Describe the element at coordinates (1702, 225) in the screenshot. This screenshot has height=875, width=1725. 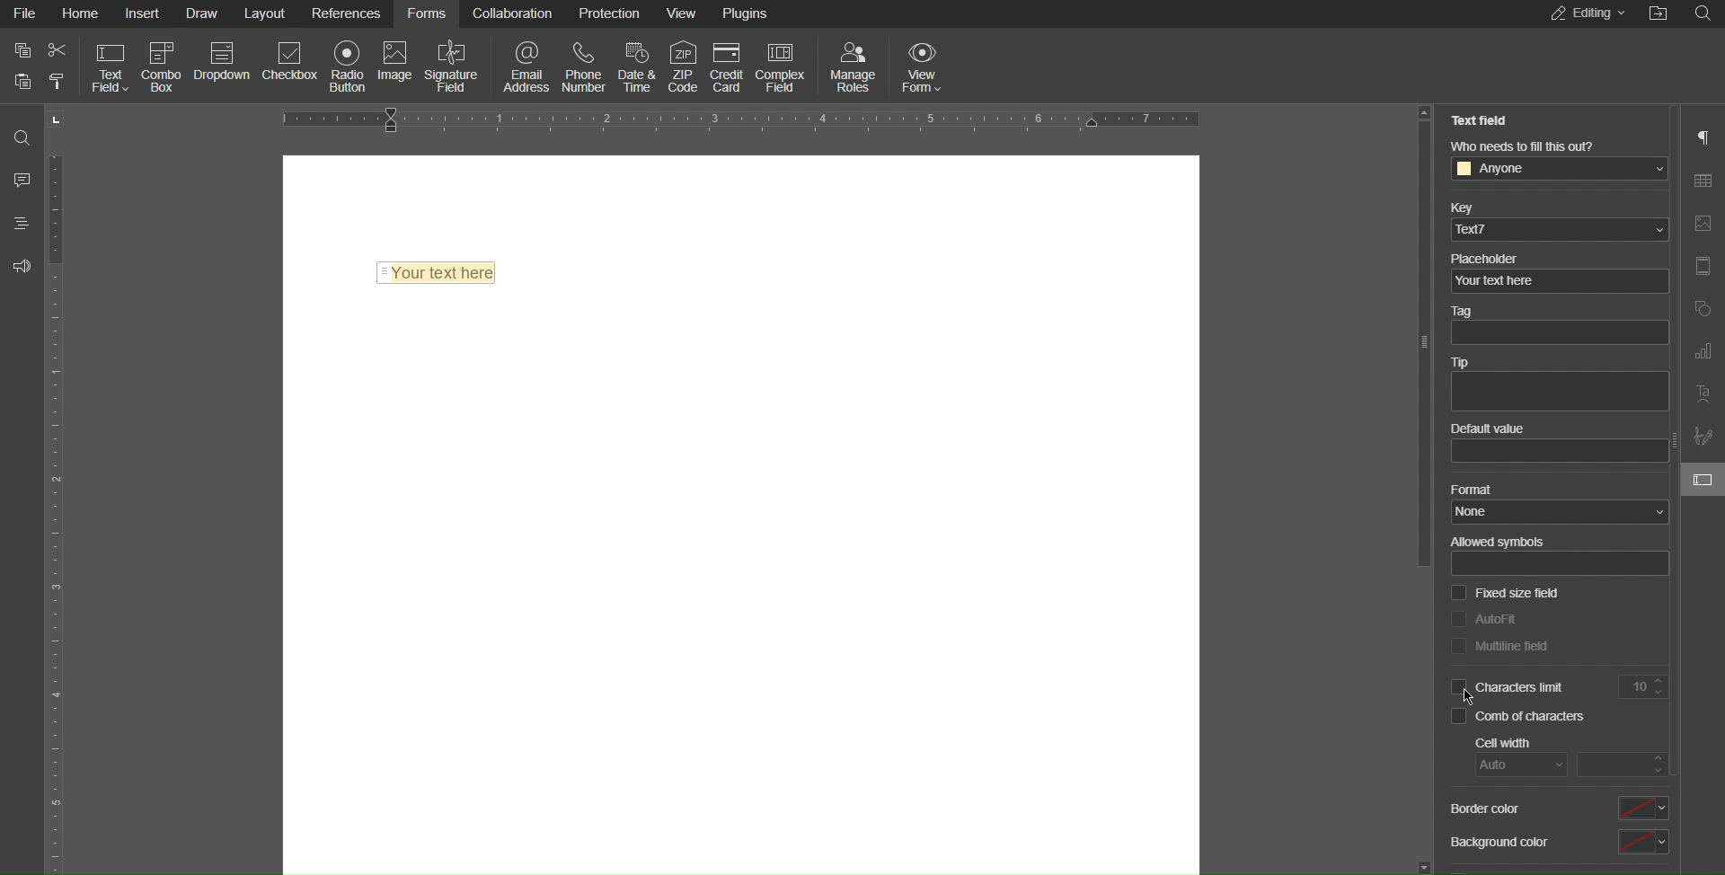
I see `Image Settings` at that location.